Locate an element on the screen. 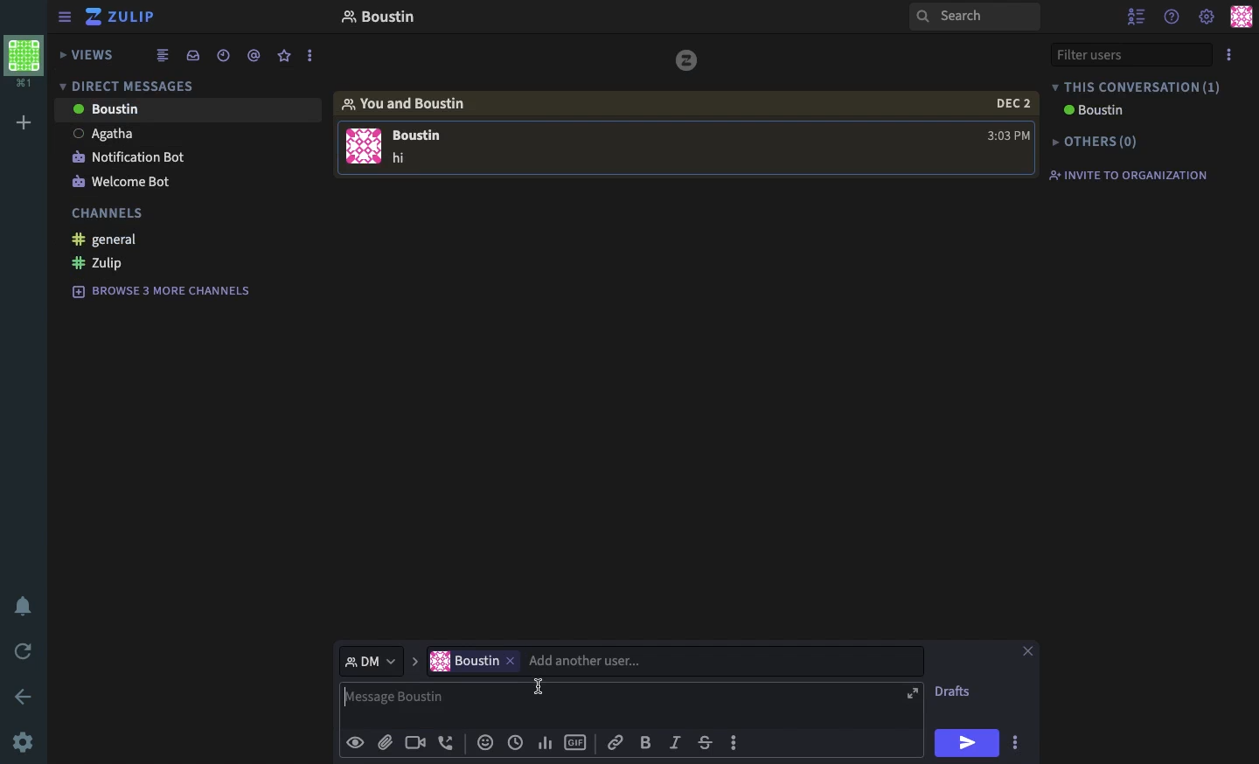 Image resolution: width=1259 pixels, height=764 pixels. general is located at coordinates (104, 240).